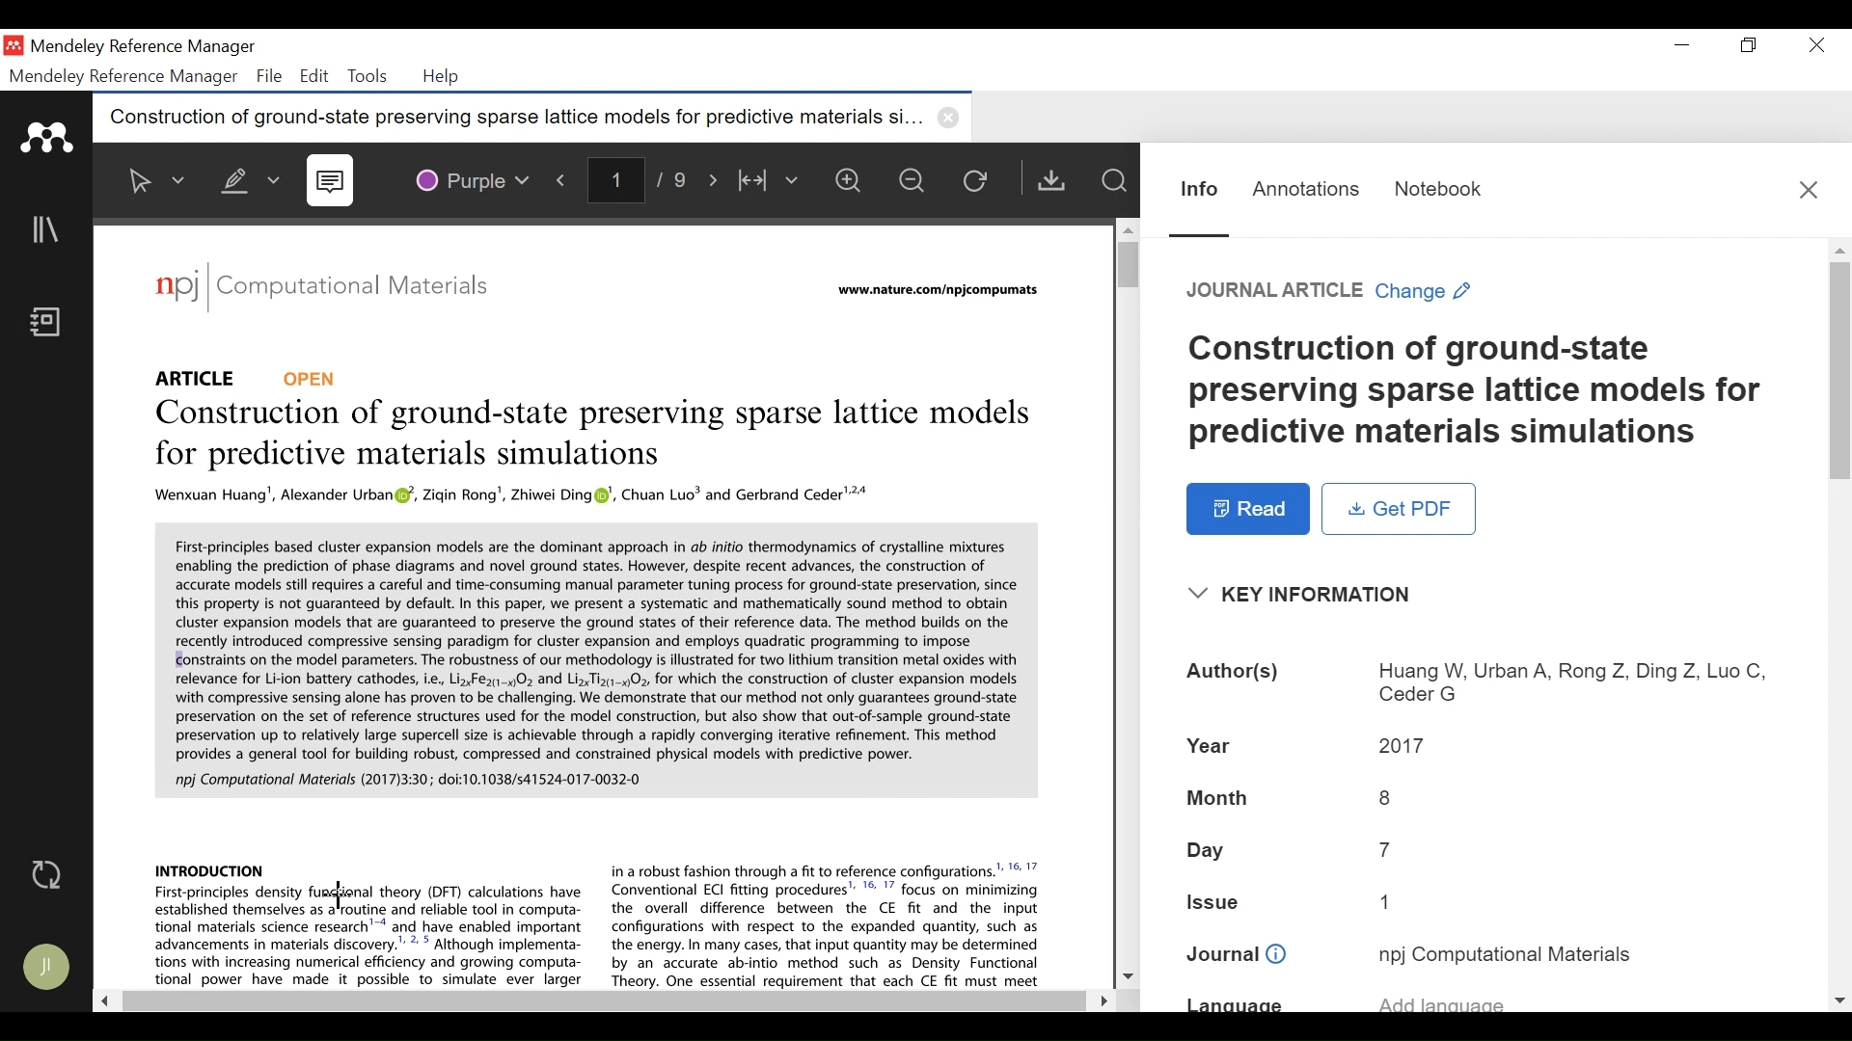 This screenshot has height=1041, width=1852. What do you see at coordinates (587, 436) in the screenshot?
I see `Title: Construction of ground-state preserving sparse lattice models for predictive materials simulations` at bounding box center [587, 436].